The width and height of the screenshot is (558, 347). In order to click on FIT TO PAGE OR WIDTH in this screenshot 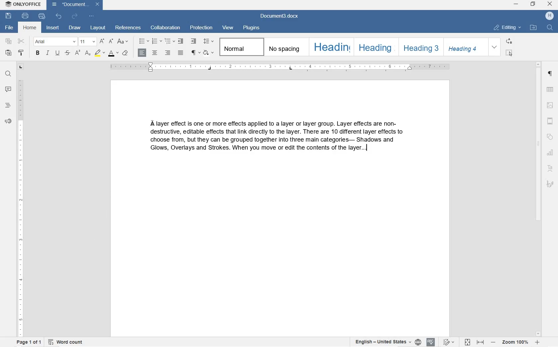, I will do `click(473, 342)`.